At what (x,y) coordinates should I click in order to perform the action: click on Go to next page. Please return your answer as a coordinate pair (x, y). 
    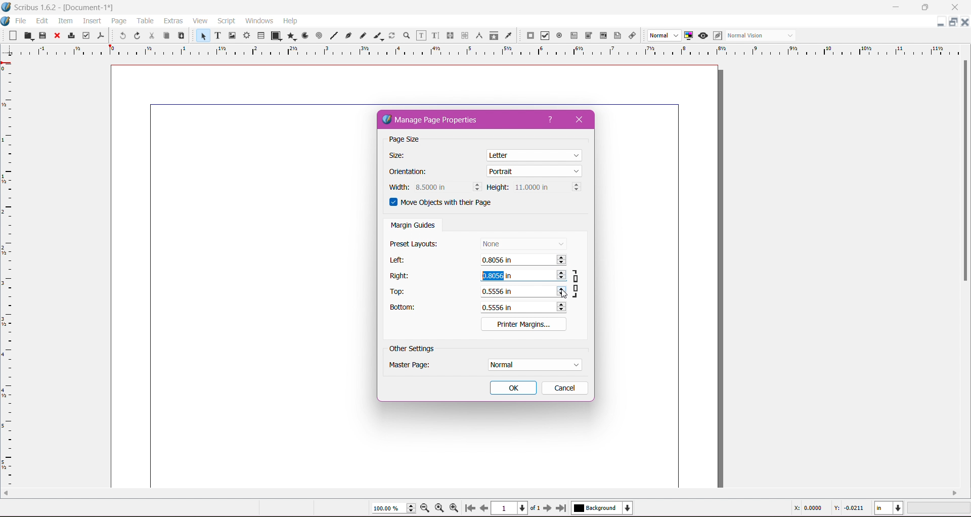
    Looking at the image, I should click on (547, 508).